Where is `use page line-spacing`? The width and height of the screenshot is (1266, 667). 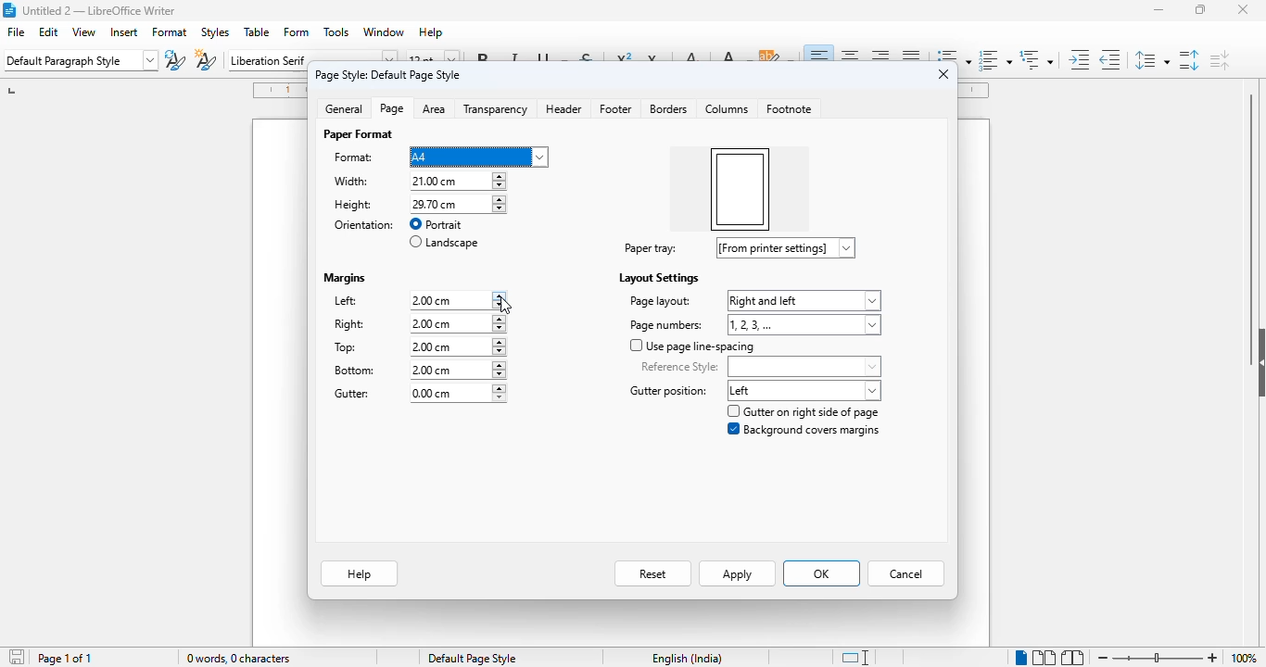
use page line-spacing is located at coordinates (693, 346).